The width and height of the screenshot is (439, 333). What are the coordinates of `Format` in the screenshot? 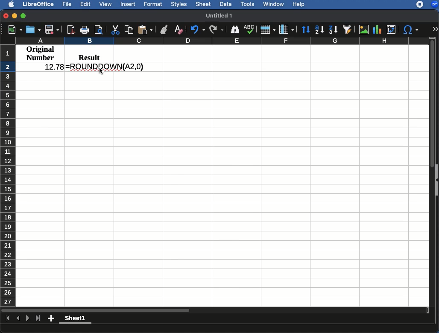 It's located at (153, 4).